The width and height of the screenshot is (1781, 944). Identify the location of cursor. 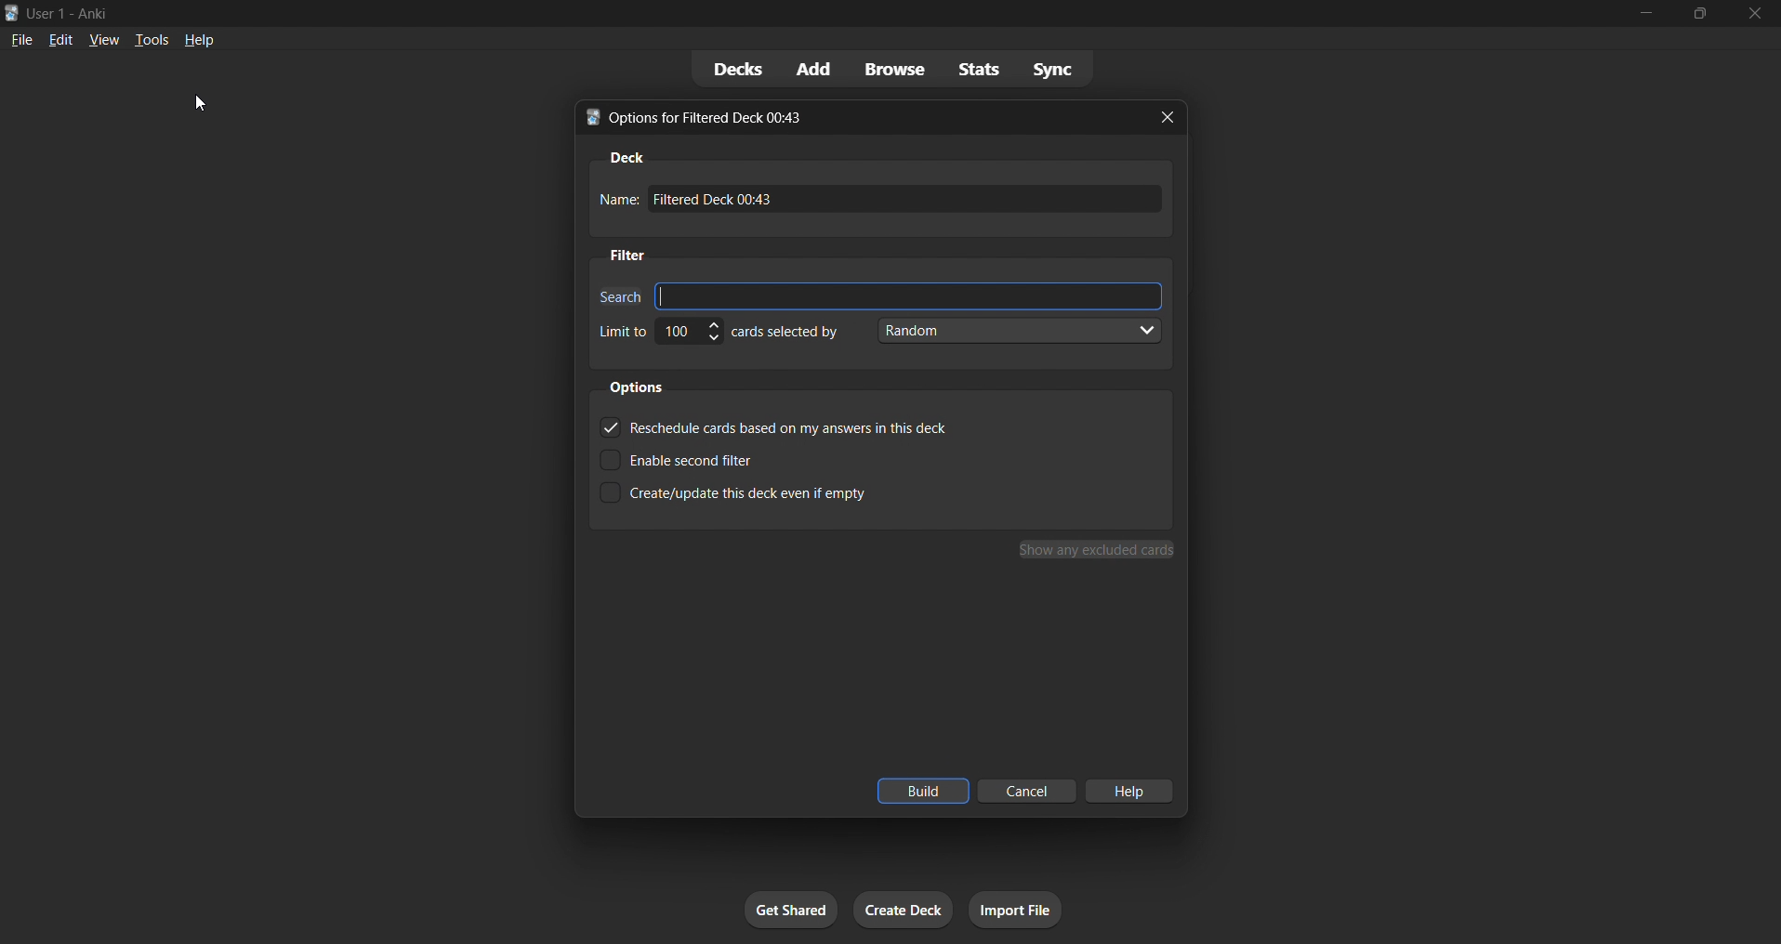
(204, 109).